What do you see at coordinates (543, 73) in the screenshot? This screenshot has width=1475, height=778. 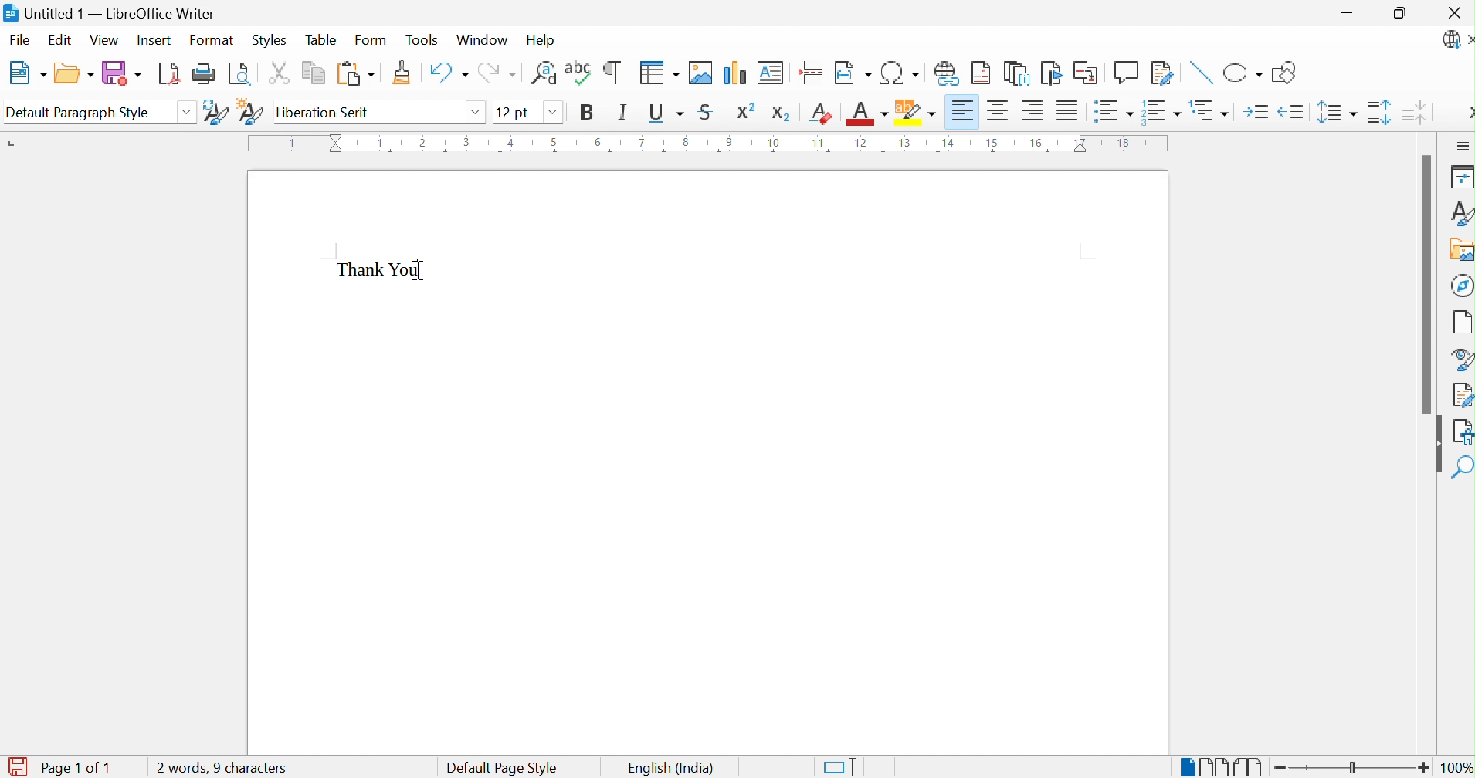 I see `Find and Replace` at bounding box center [543, 73].